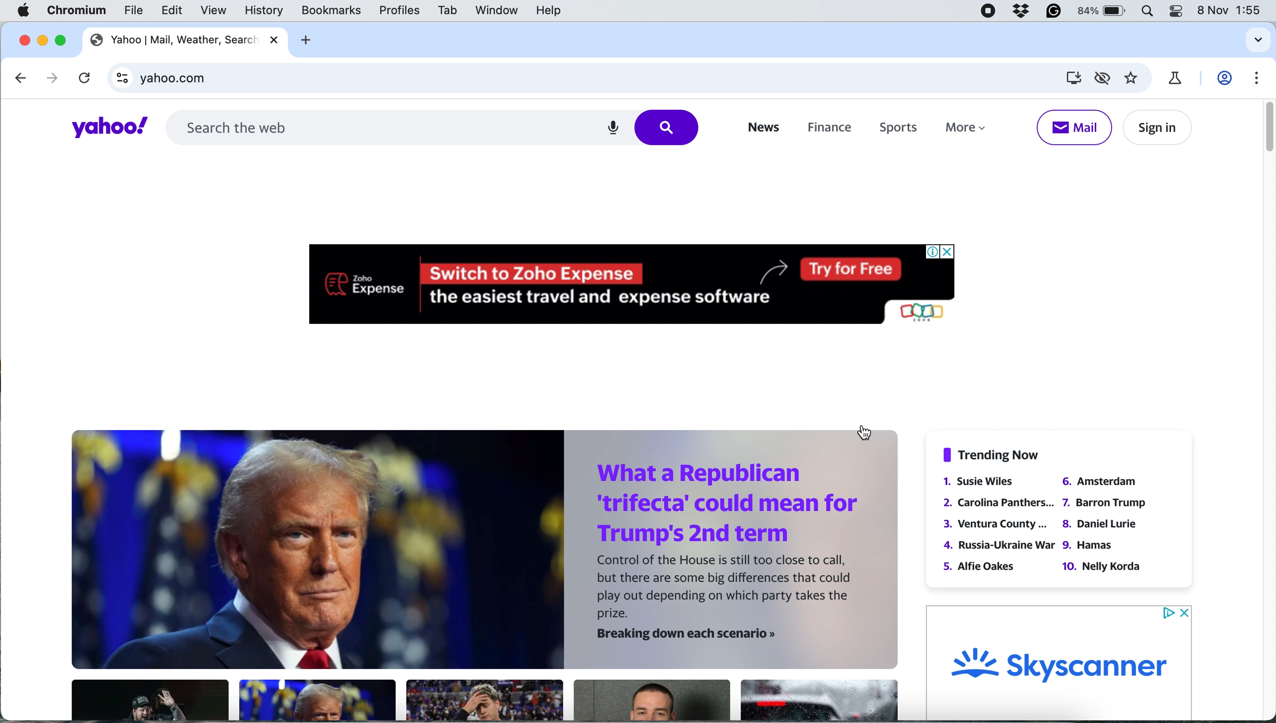  Describe the element at coordinates (1258, 41) in the screenshot. I see `search tabs` at that location.